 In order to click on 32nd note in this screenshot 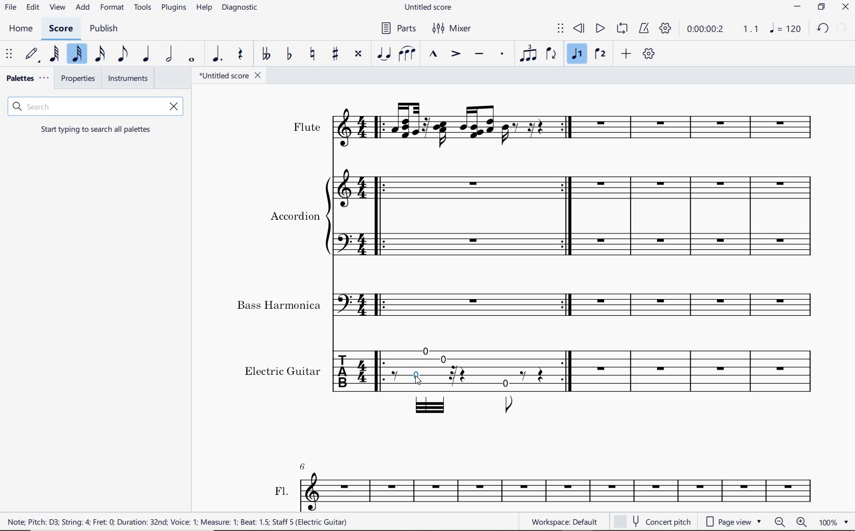, I will do `click(76, 53)`.